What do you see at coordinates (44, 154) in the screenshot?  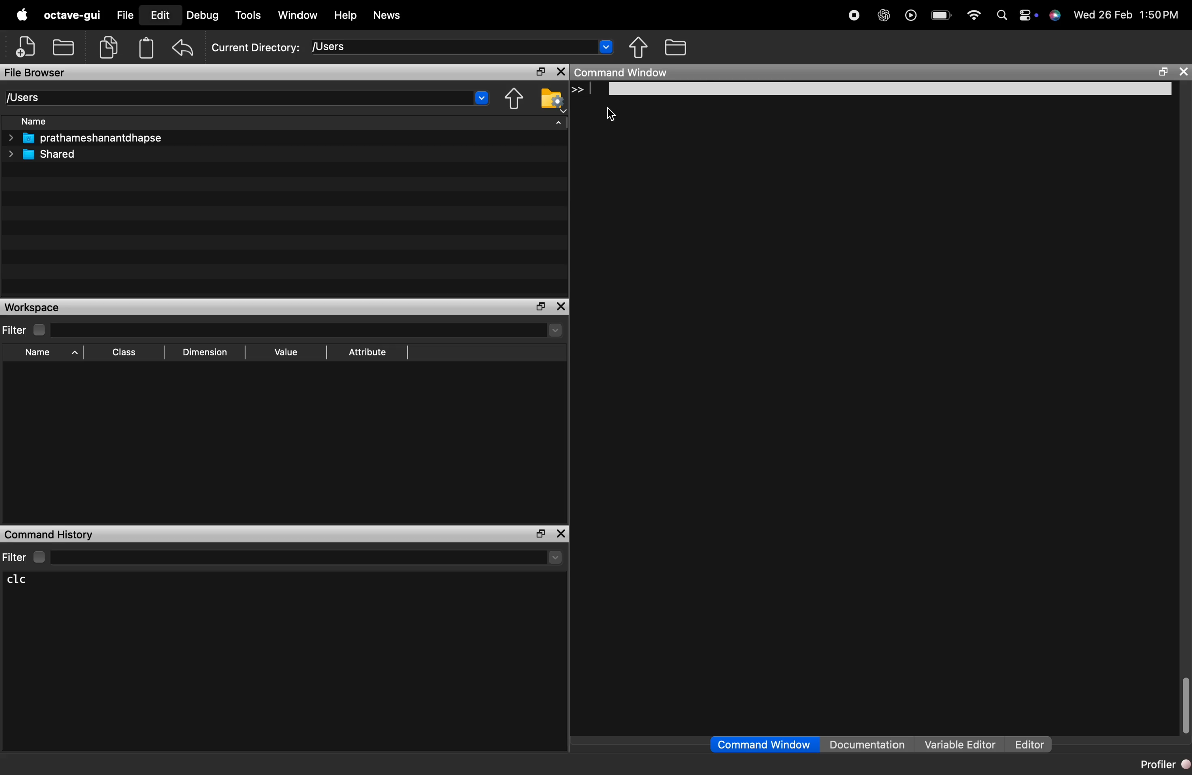 I see `Shared` at bounding box center [44, 154].